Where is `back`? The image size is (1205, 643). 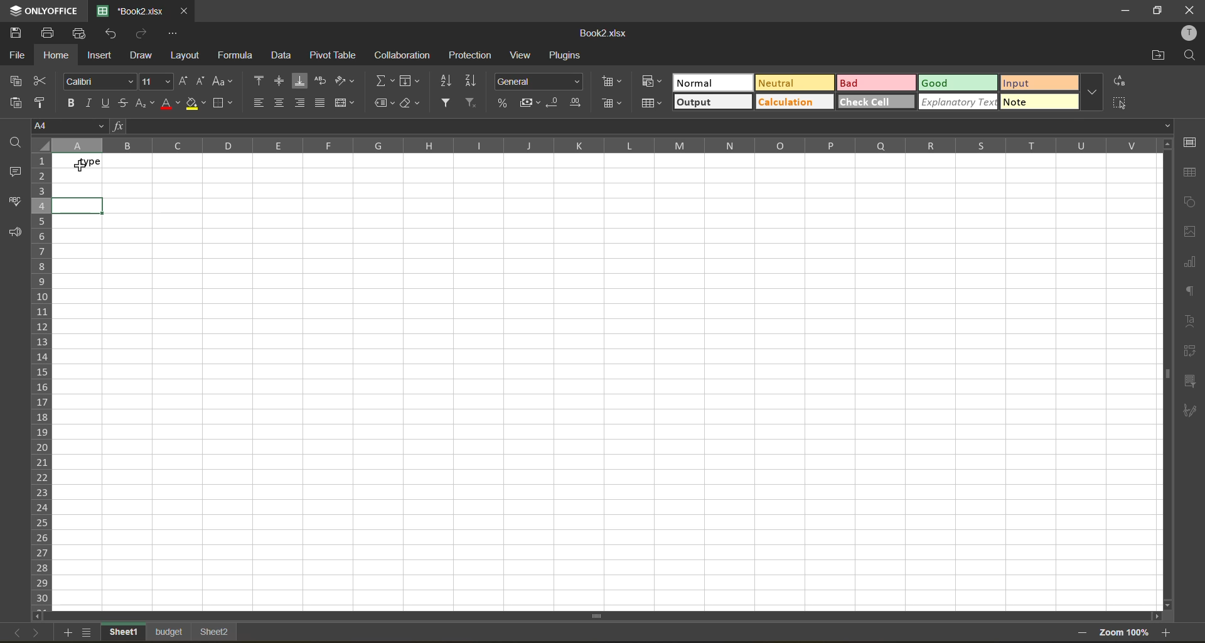 back is located at coordinates (14, 632).